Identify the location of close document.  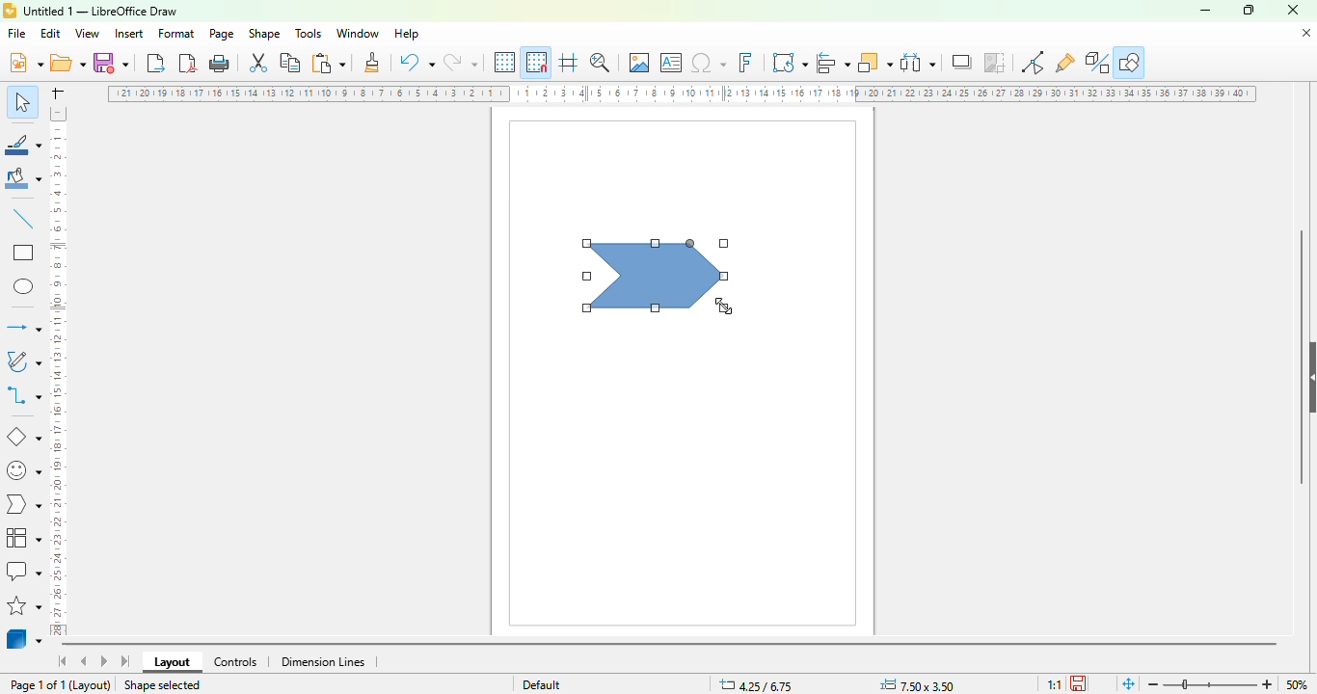
(1306, 34).